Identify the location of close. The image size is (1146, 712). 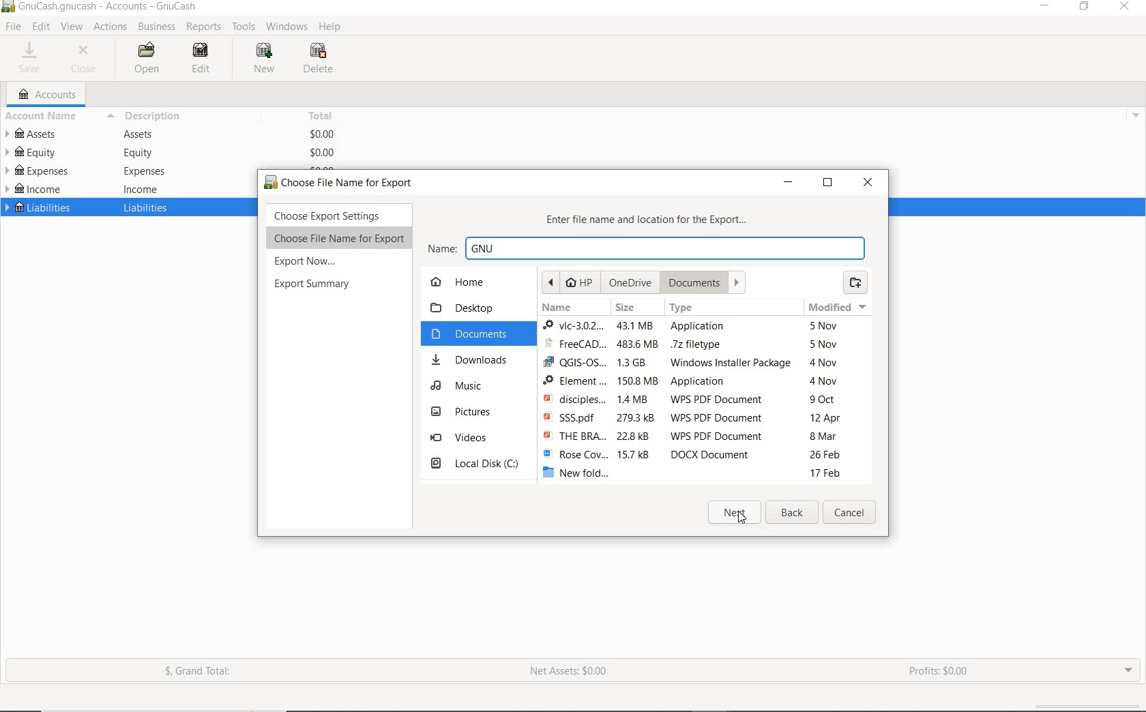
(862, 180).